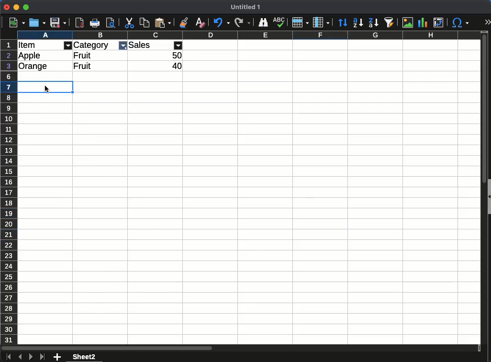  Describe the element at coordinates (20, 357) in the screenshot. I see `previous sheet` at that location.